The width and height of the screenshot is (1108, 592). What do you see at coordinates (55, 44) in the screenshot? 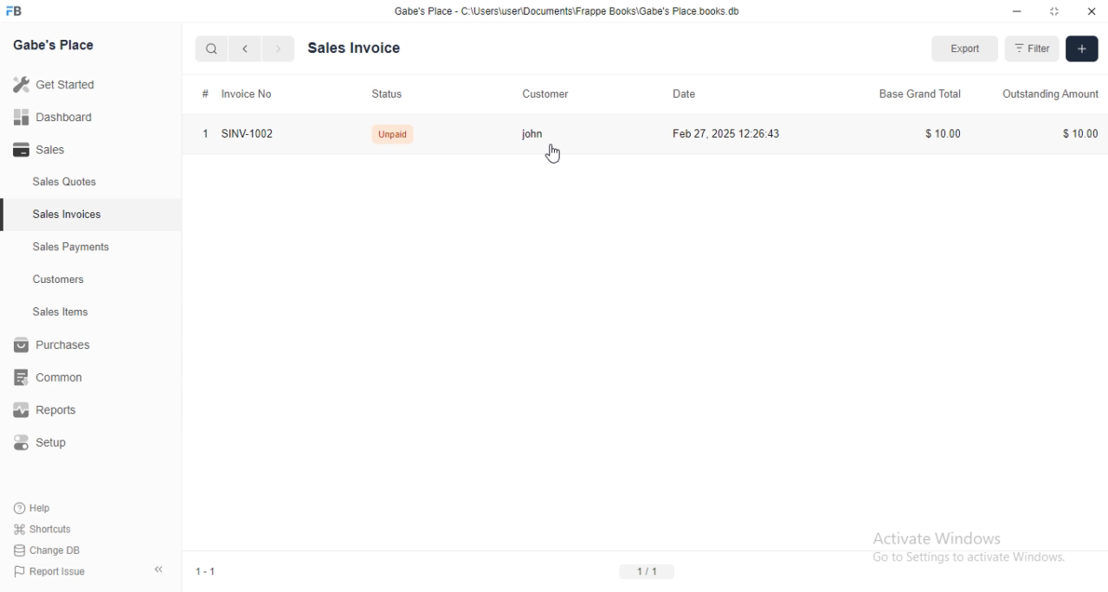
I see `gabe's place` at bounding box center [55, 44].